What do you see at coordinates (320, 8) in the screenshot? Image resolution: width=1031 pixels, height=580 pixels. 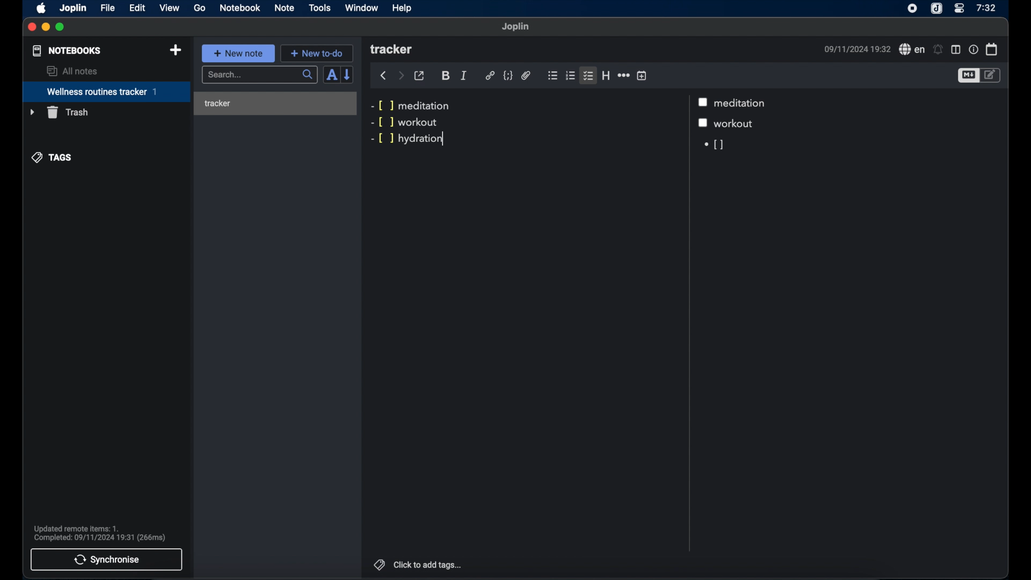 I see `tools` at bounding box center [320, 8].